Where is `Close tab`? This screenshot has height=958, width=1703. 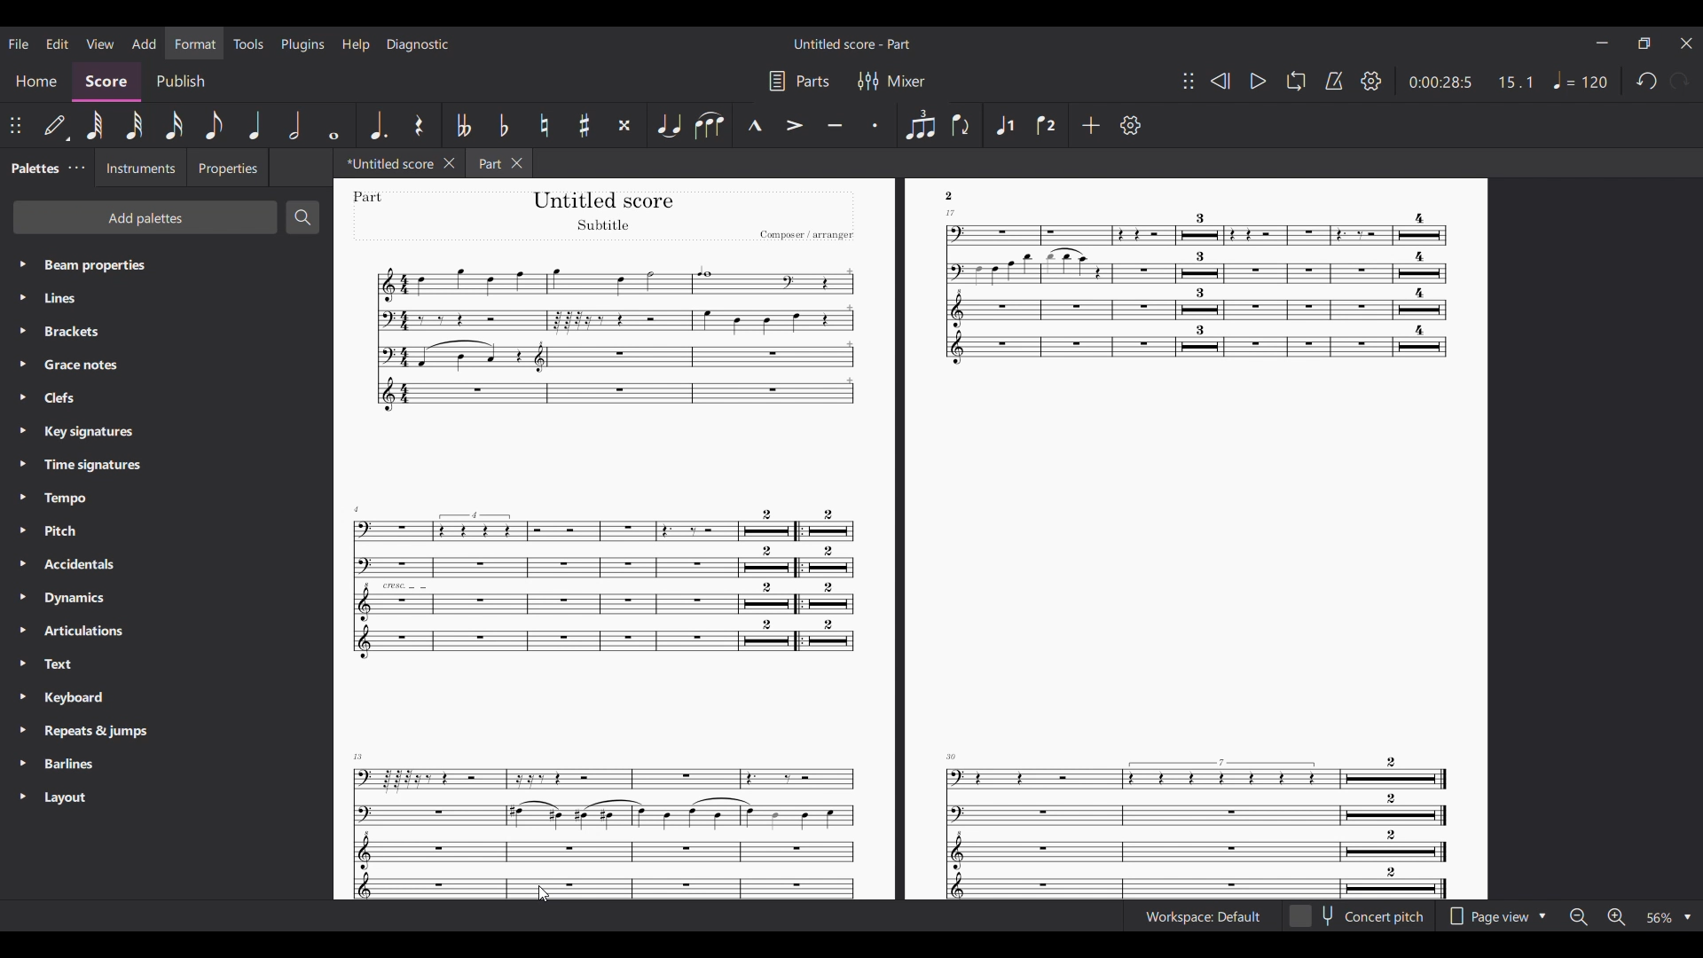 Close tab is located at coordinates (517, 163).